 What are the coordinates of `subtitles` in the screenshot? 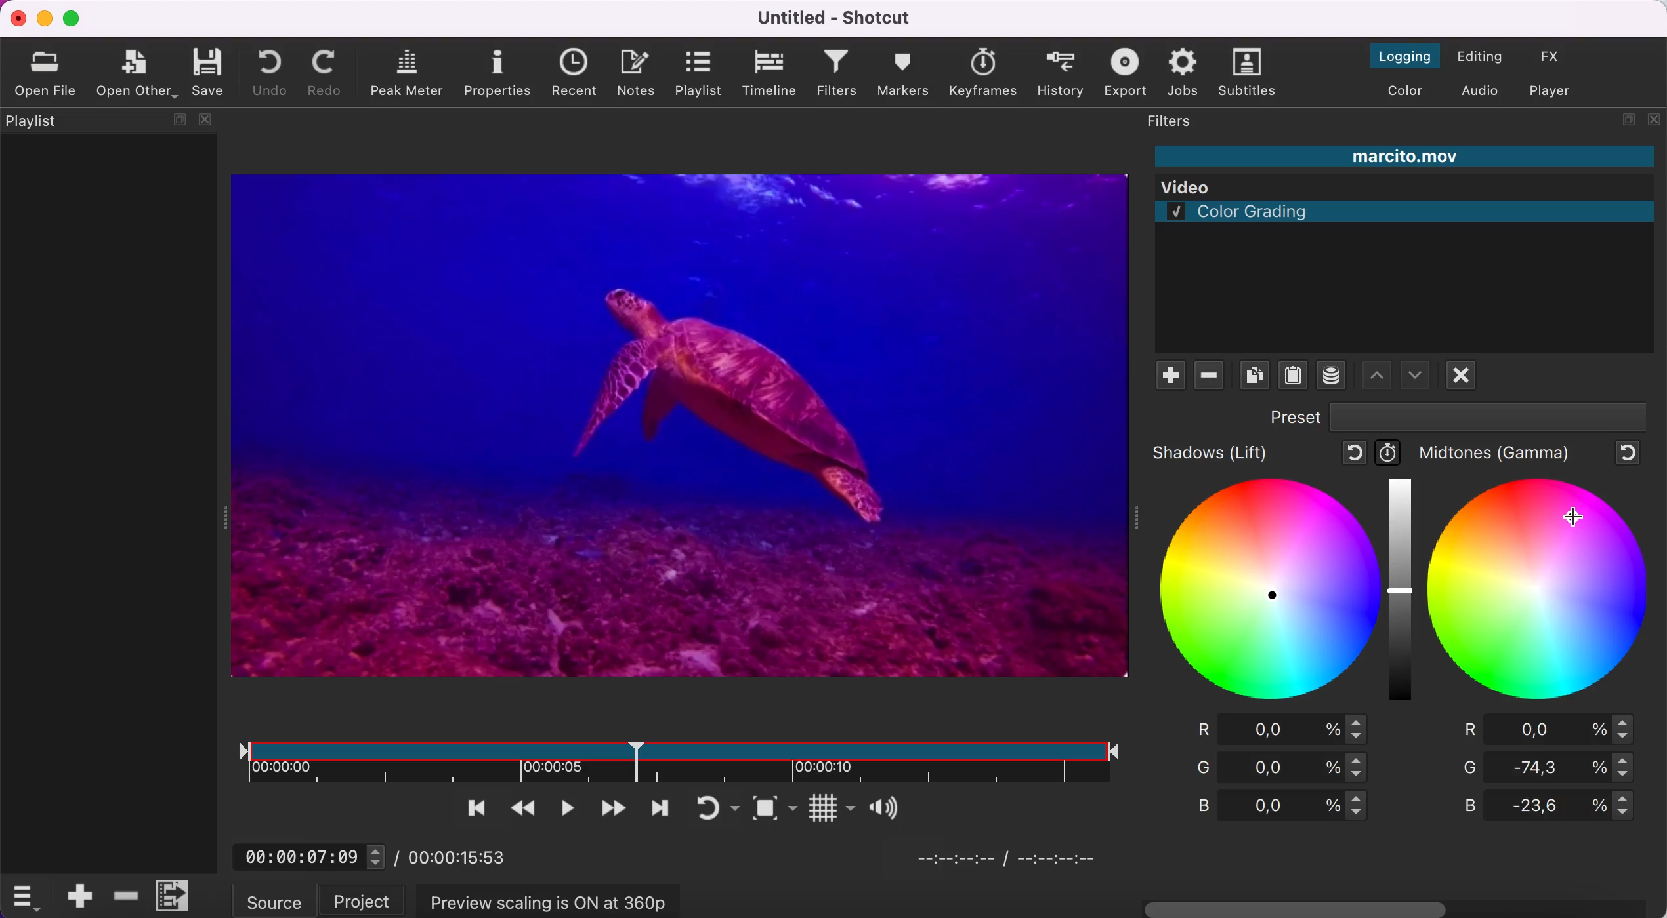 It's located at (1248, 74).